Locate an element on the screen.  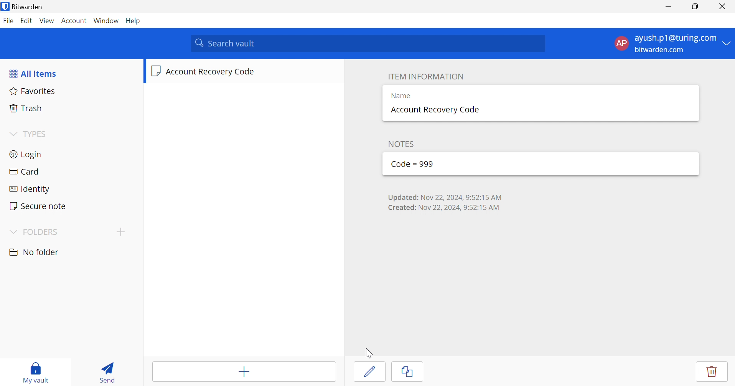
Account Recovery Code is located at coordinates (438, 110).